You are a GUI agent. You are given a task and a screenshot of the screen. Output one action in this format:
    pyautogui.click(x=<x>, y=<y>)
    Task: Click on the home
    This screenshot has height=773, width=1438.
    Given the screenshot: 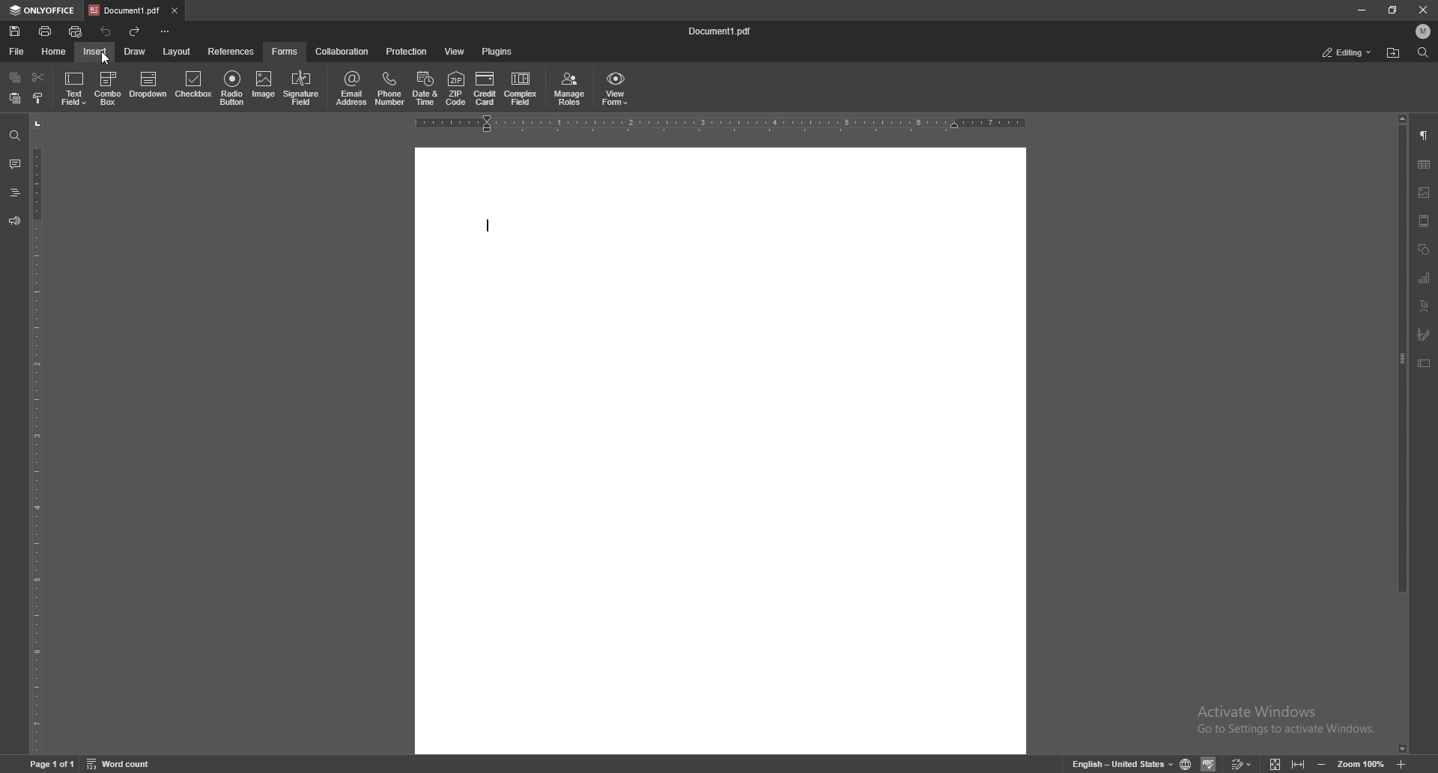 What is the action you would take?
    pyautogui.click(x=55, y=51)
    